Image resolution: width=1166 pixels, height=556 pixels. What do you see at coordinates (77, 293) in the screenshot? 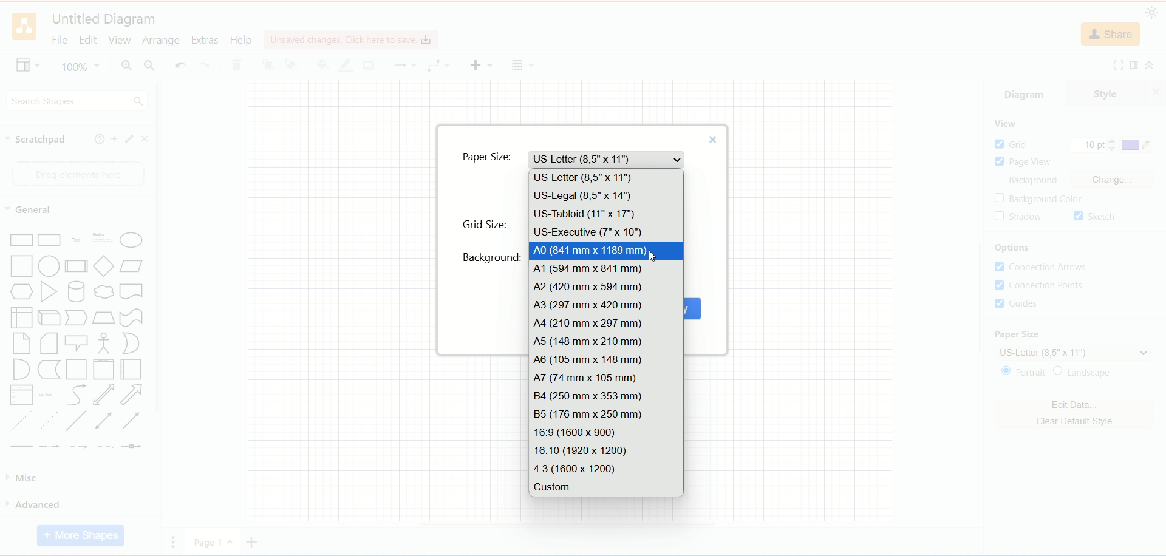
I see `Cylinder` at bounding box center [77, 293].